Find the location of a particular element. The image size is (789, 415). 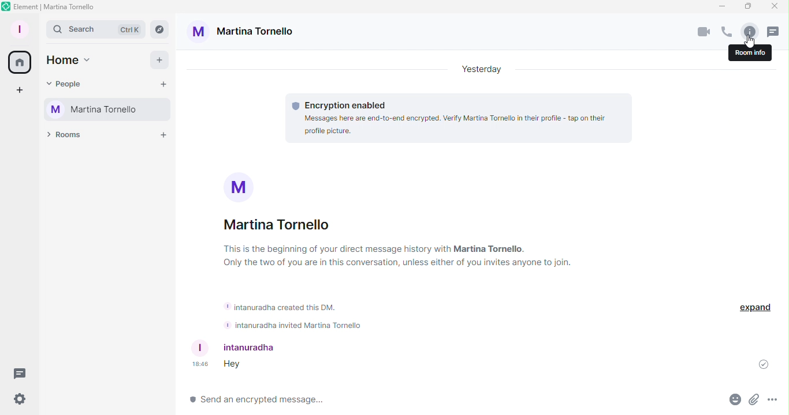

Martina Tornello is located at coordinates (104, 108).